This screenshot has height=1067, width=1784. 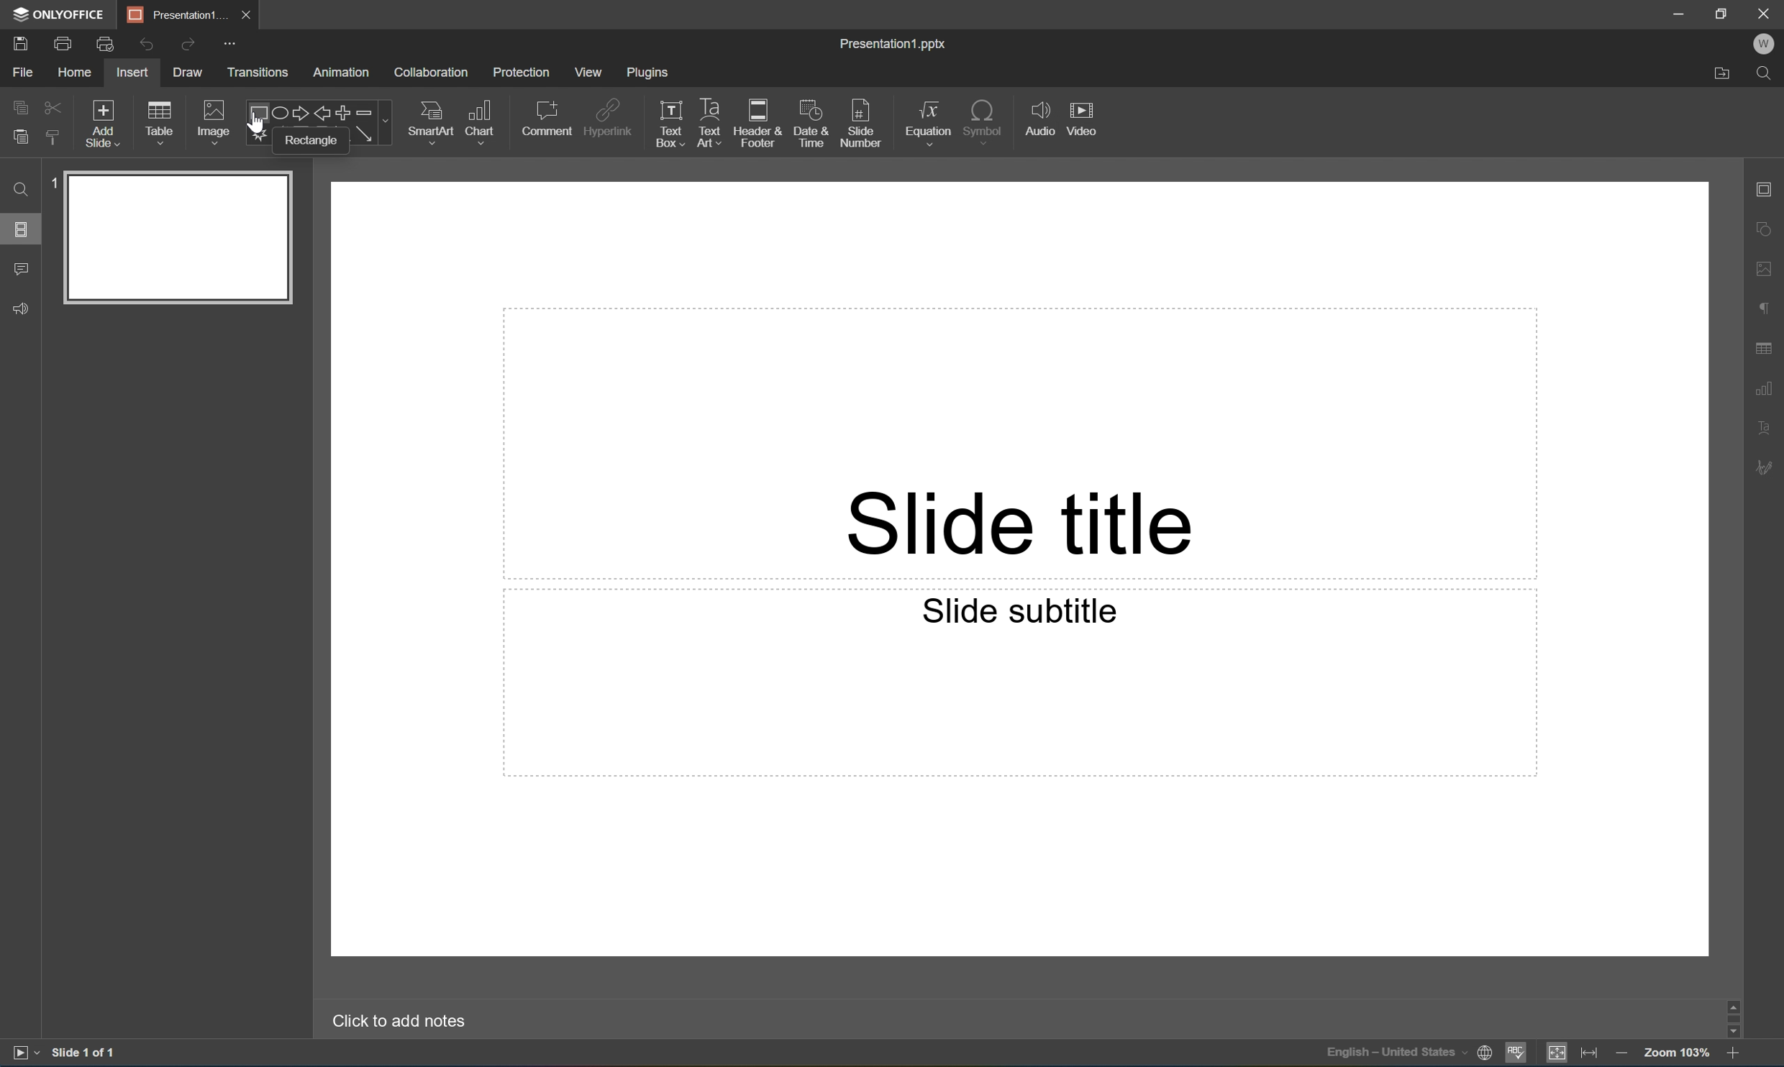 I want to click on Date & Time, so click(x=809, y=122).